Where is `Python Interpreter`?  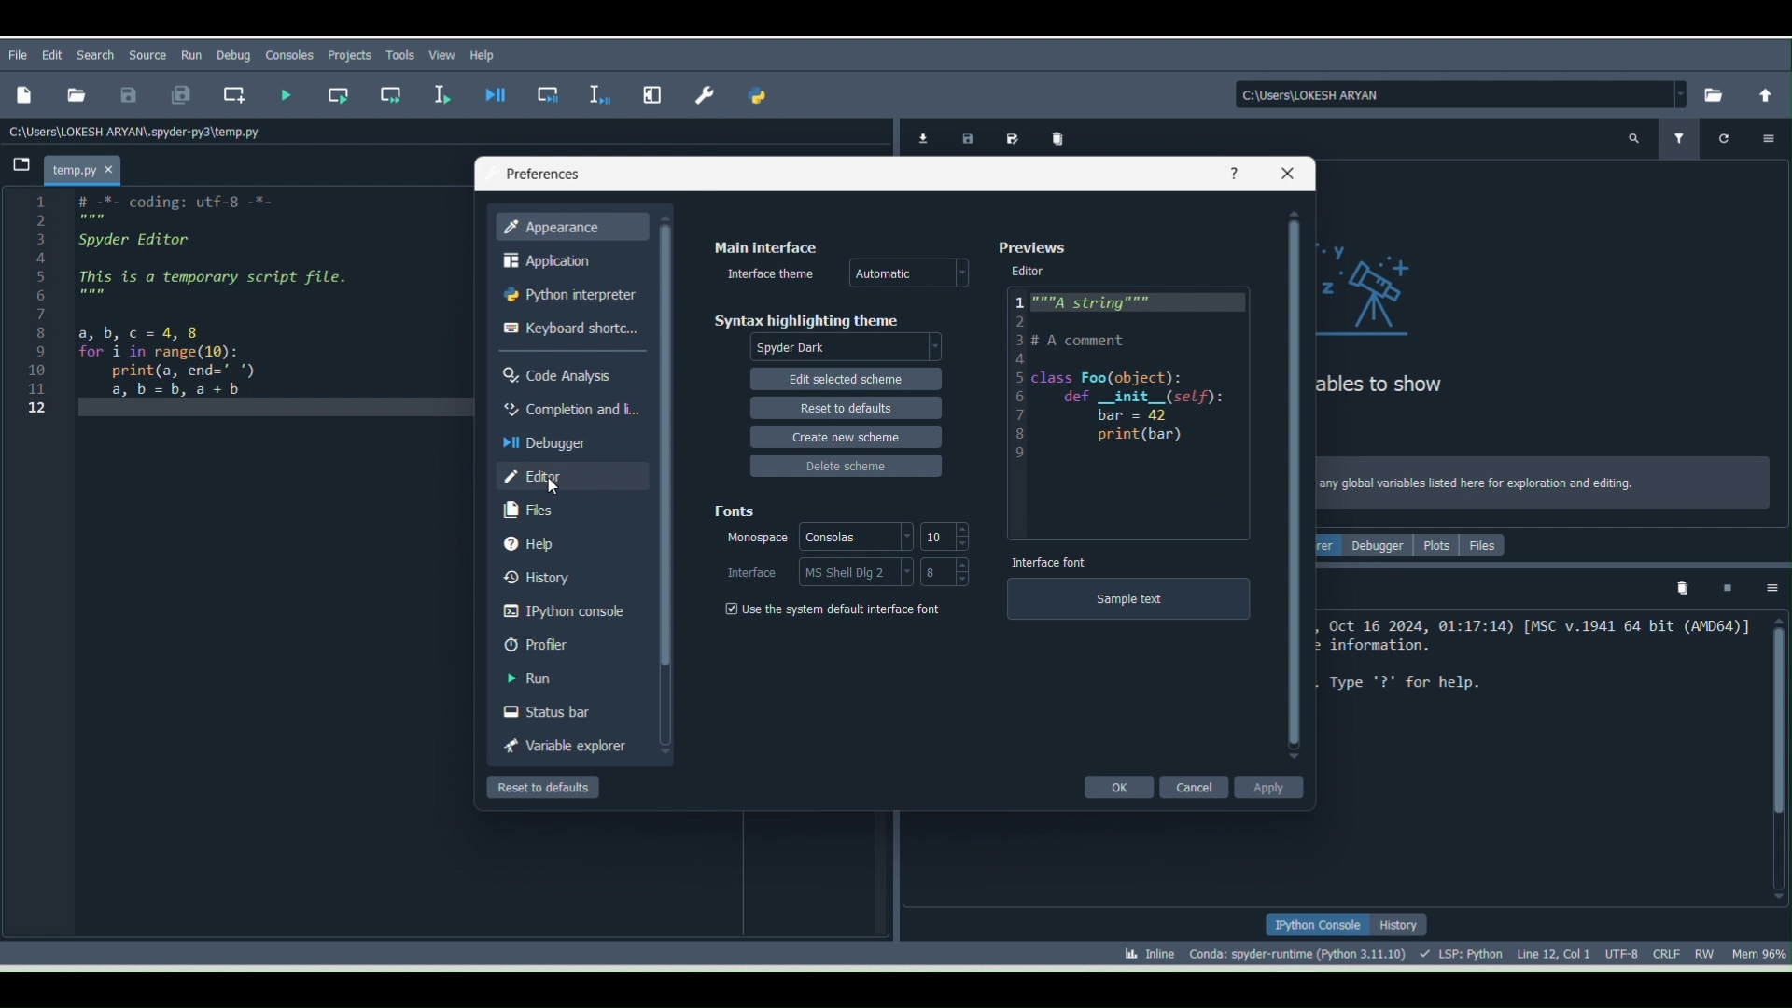
Python Interpreter is located at coordinates (567, 297).